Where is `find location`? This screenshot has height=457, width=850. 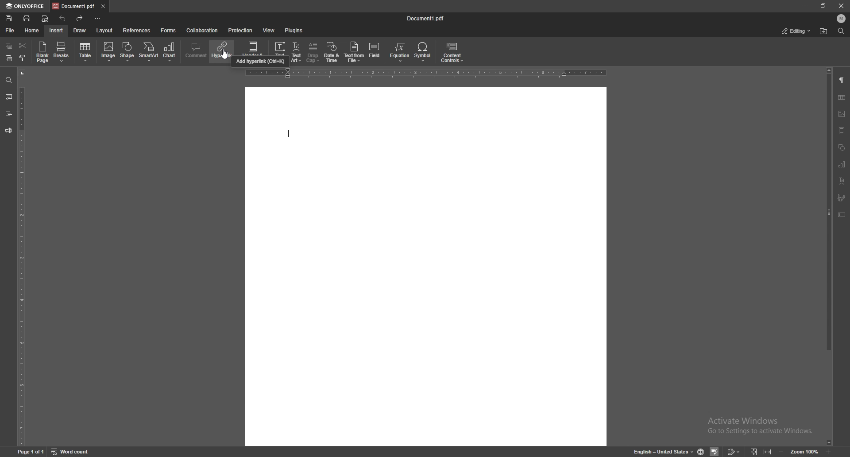
find location is located at coordinates (823, 31).